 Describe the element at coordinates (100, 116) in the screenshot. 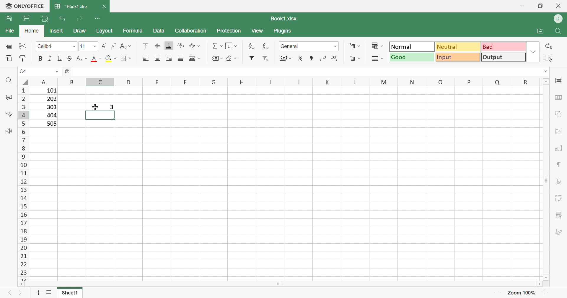

I see `selected cell` at that location.